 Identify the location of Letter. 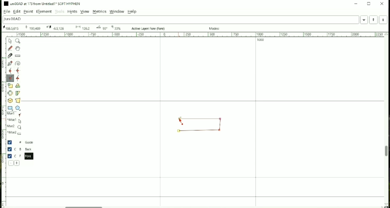
(13, 19).